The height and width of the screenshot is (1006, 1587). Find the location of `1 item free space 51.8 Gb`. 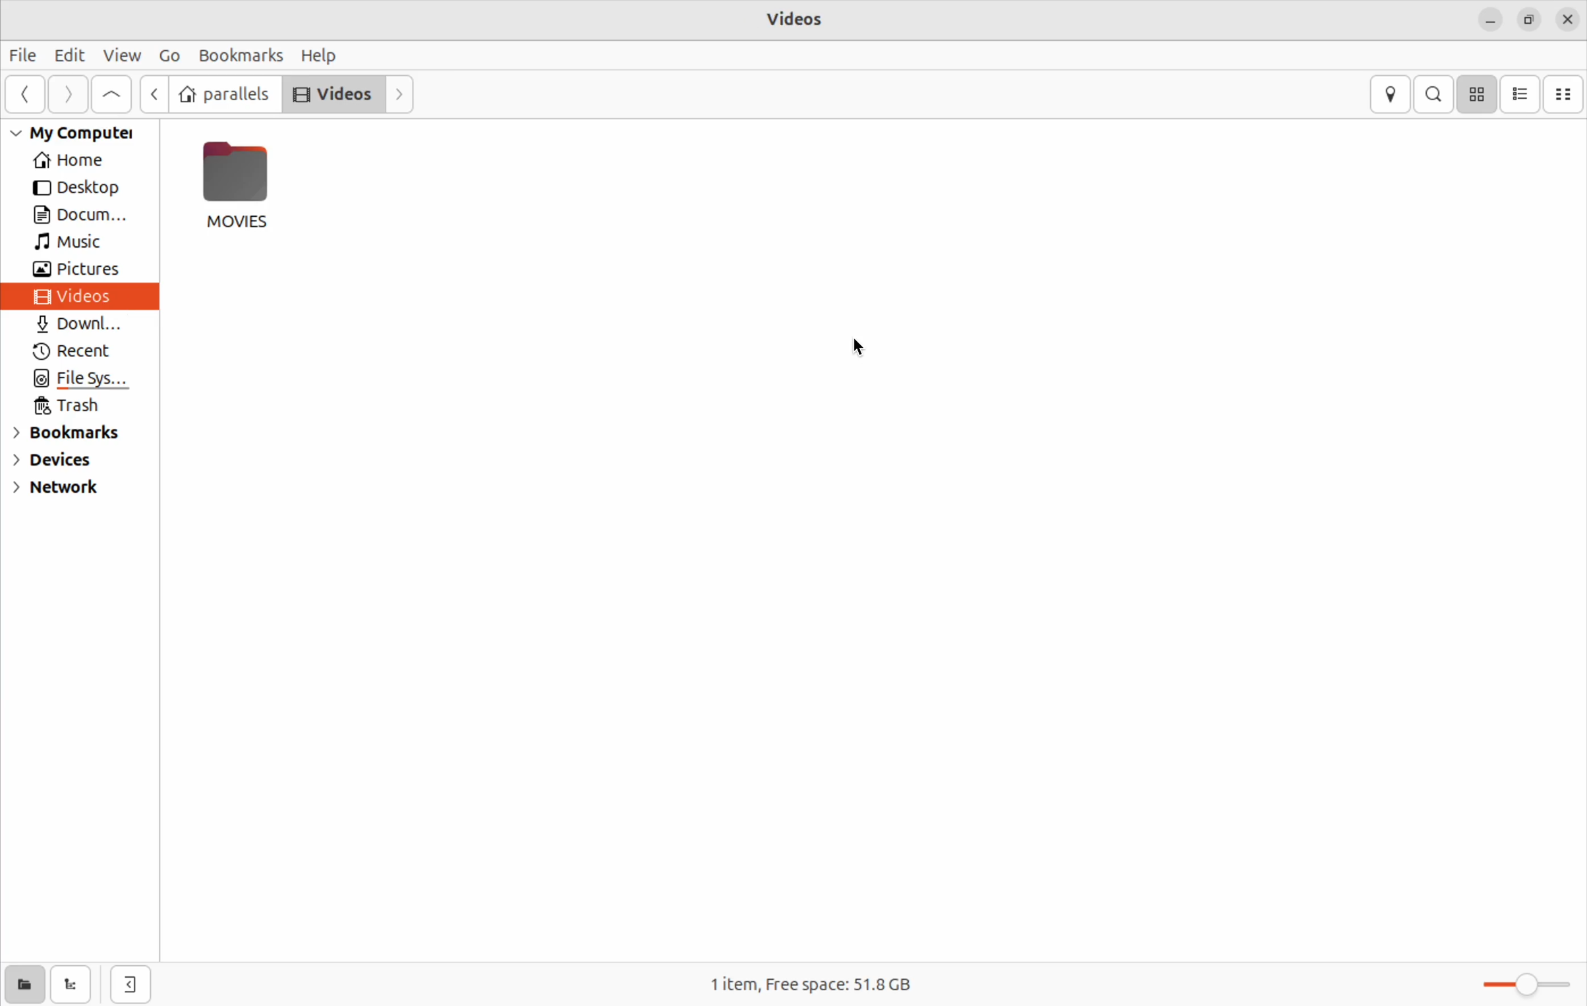

1 item free space 51.8 Gb is located at coordinates (810, 984).